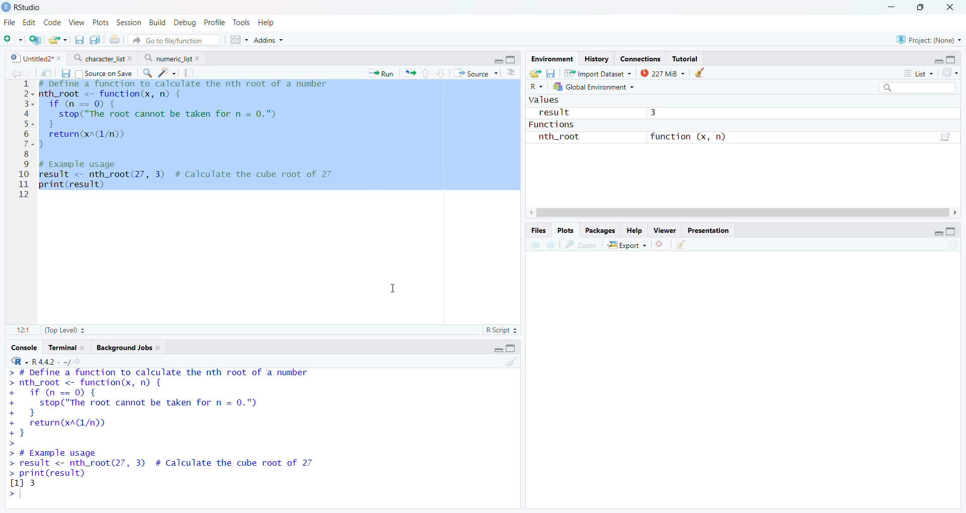 The height and width of the screenshot is (513, 966). I want to click on Functions, so click(552, 125).